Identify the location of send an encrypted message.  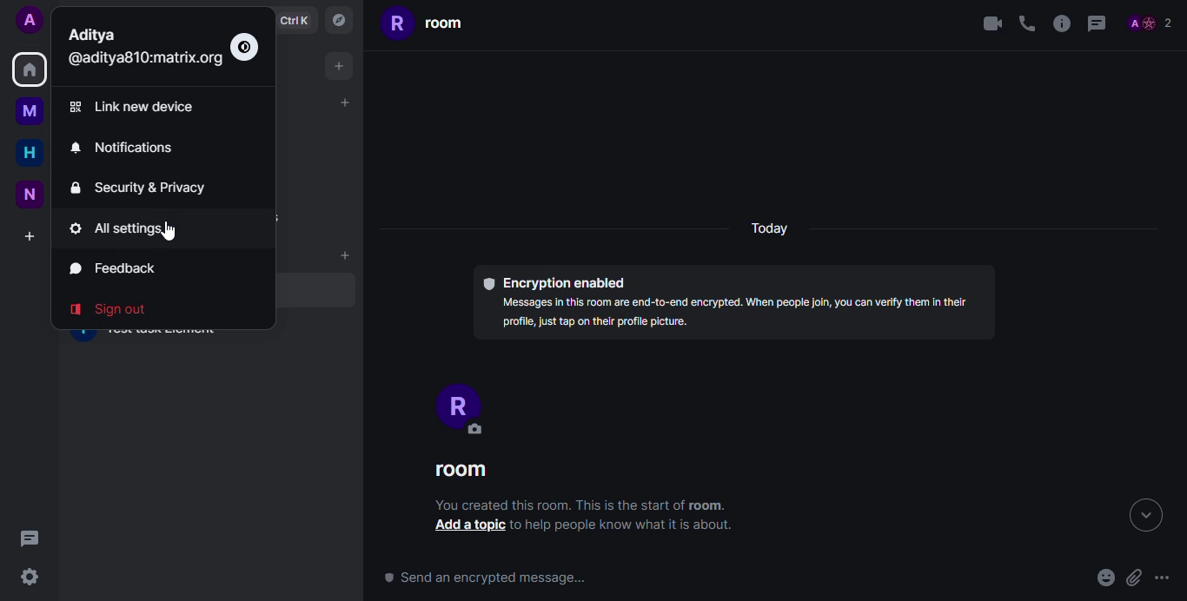
(486, 578).